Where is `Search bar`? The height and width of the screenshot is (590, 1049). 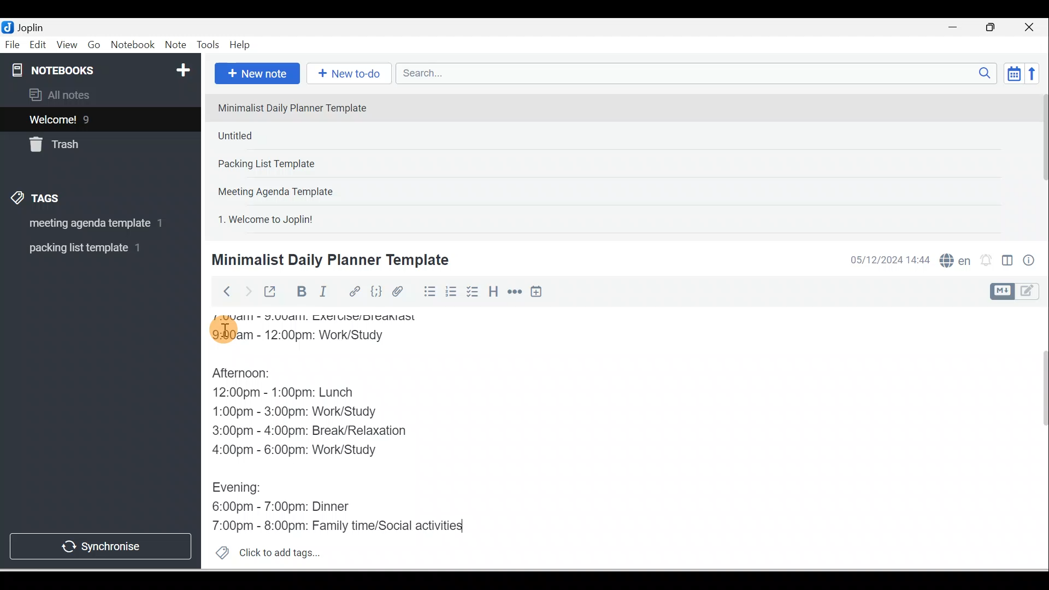
Search bar is located at coordinates (700, 73).